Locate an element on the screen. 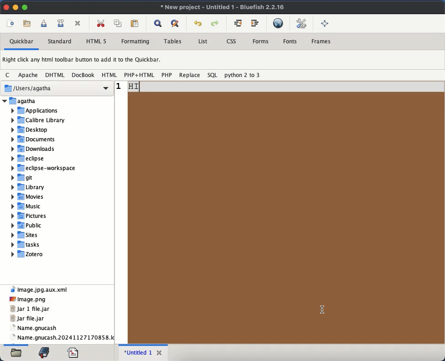 This screenshot has height=361, width=445. new file is located at coordinates (10, 23).